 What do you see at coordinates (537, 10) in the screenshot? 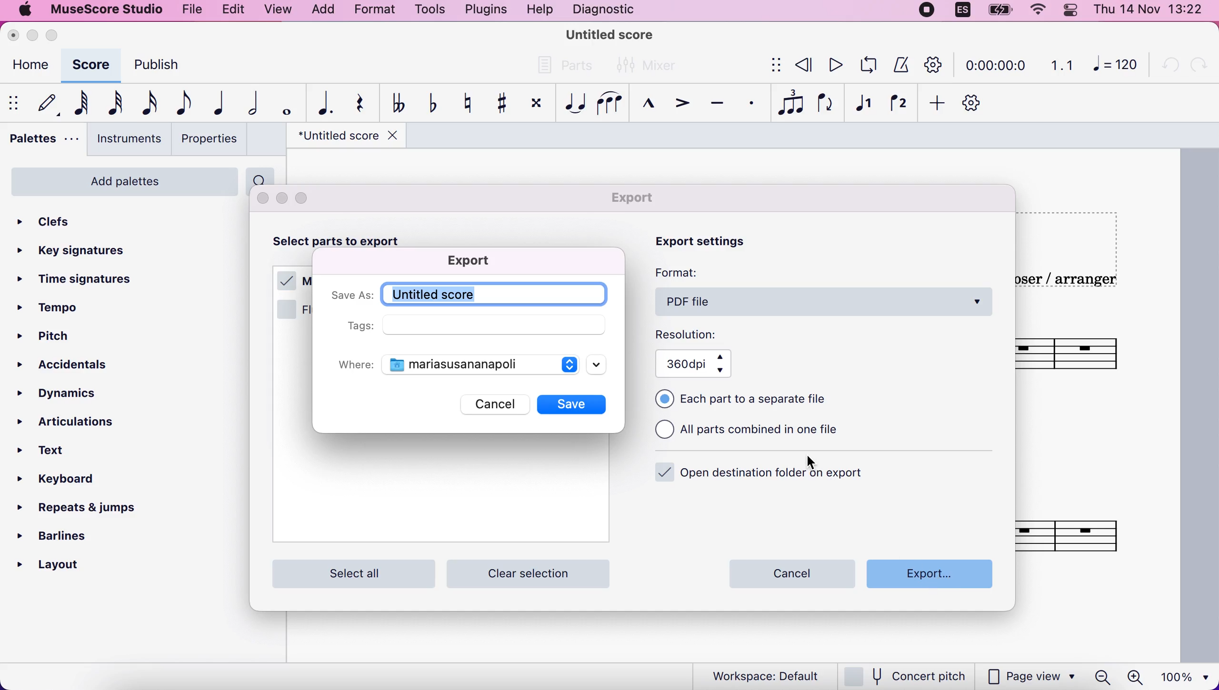
I see `help` at bounding box center [537, 10].